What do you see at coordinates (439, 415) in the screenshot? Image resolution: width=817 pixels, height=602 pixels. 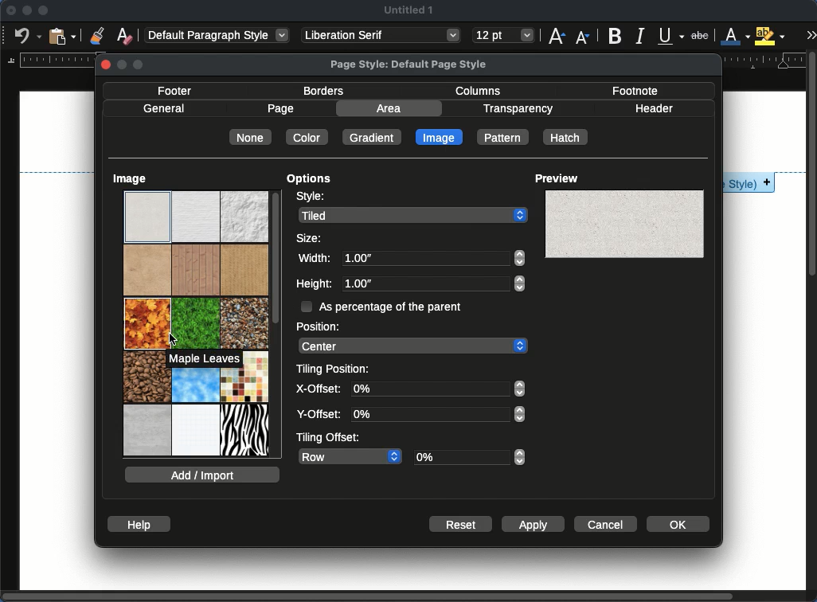 I see `0%` at bounding box center [439, 415].